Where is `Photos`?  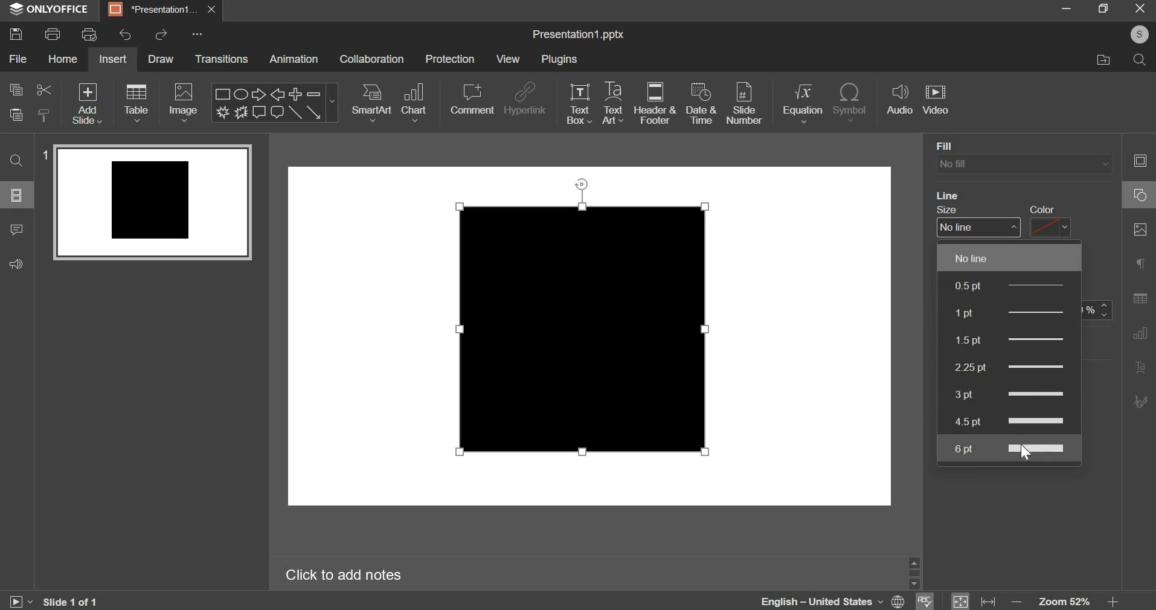 Photos is located at coordinates (1139, 231).